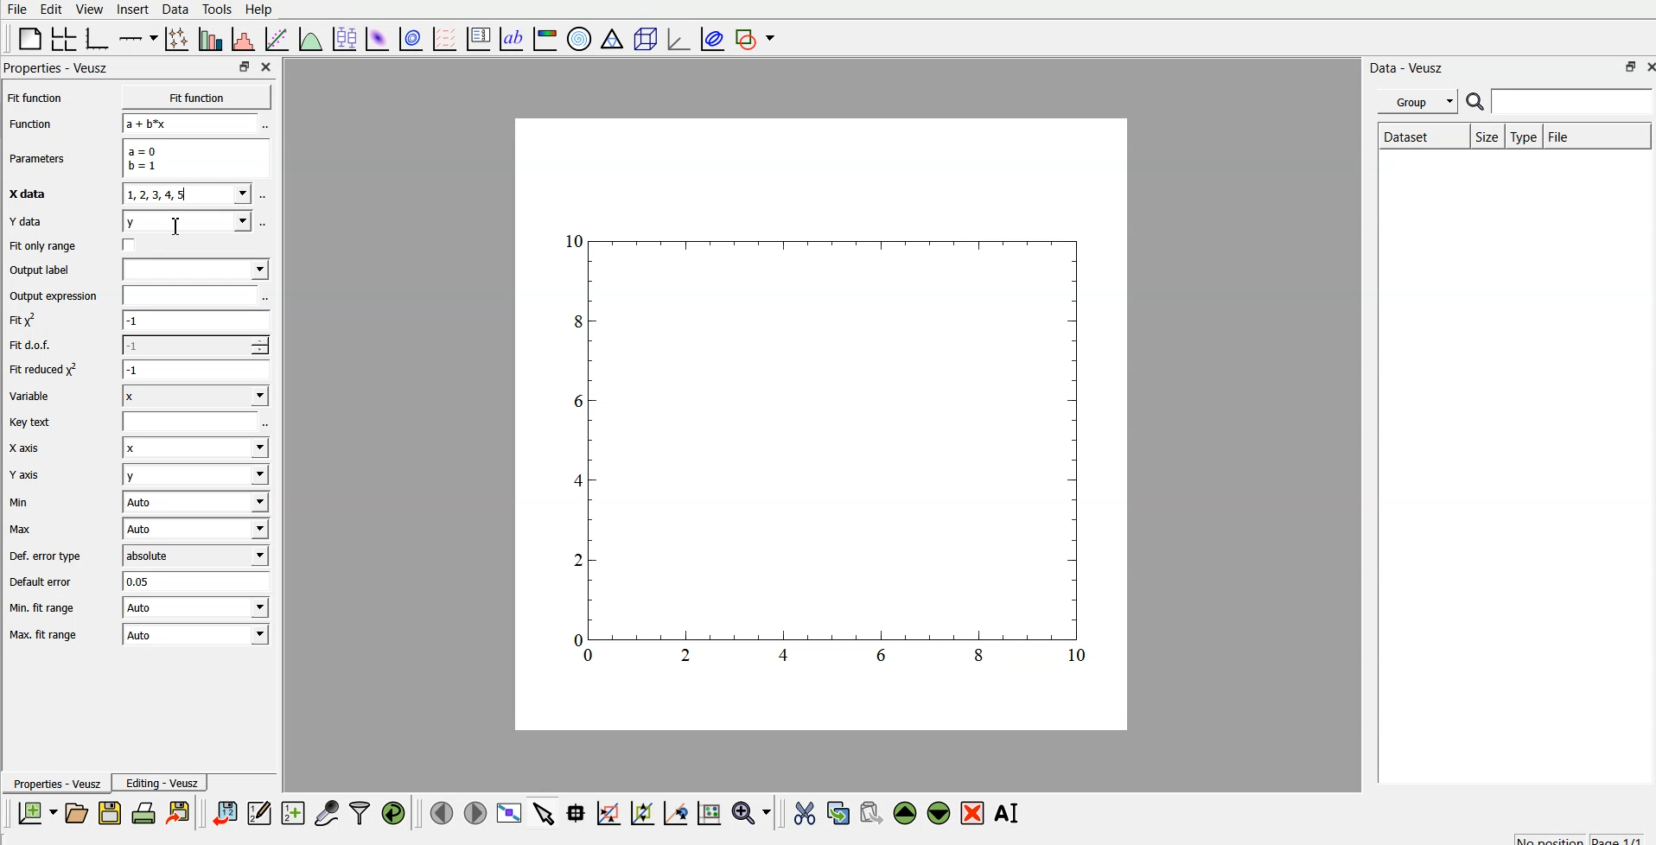  What do you see at coordinates (678, 814) in the screenshot?
I see `click to recenter graph axes` at bounding box center [678, 814].